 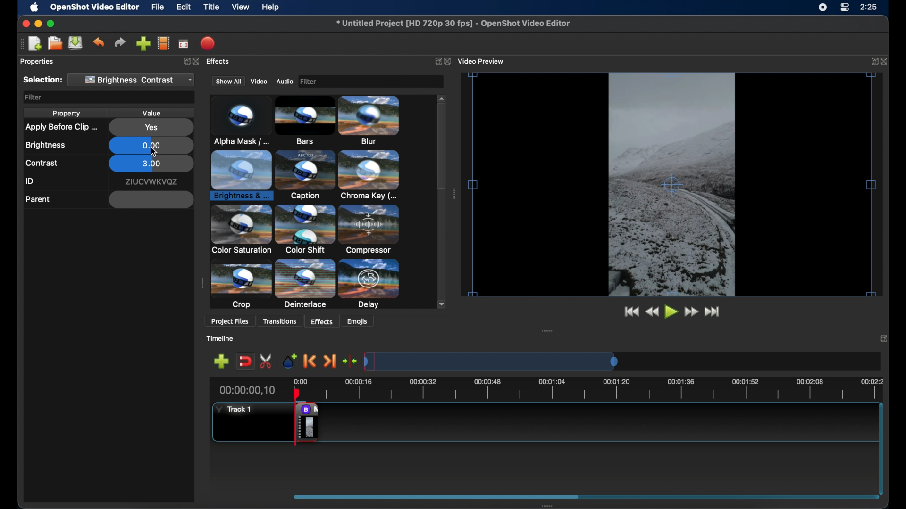 I want to click on chroma key, so click(x=241, y=175).